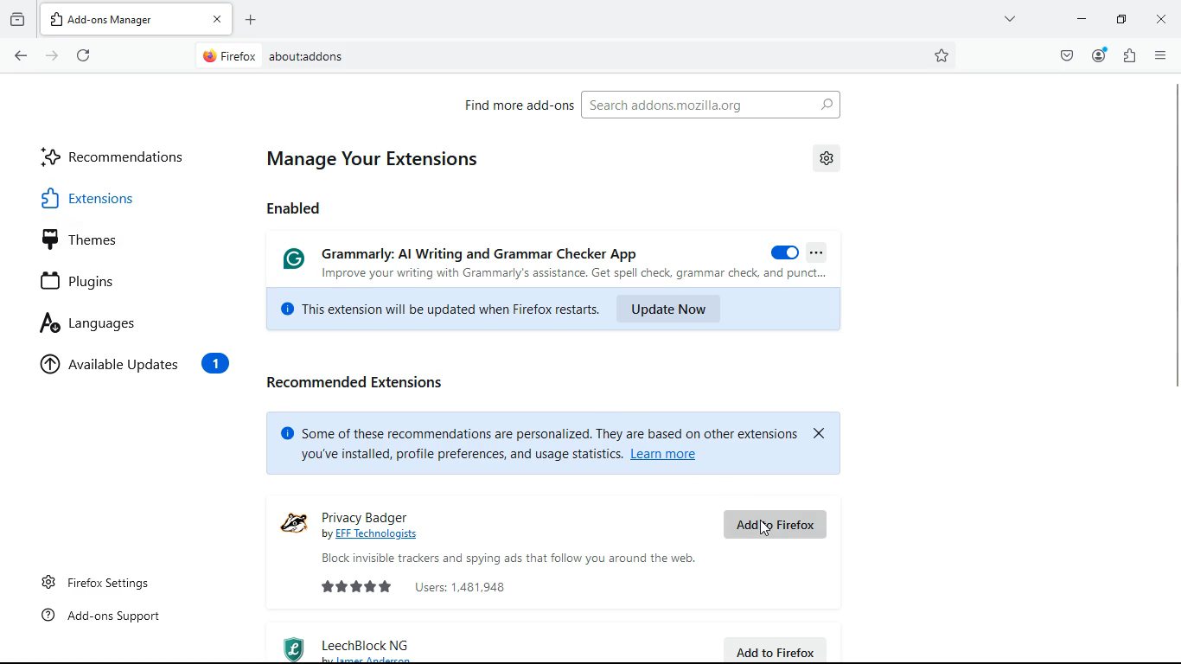  What do you see at coordinates (129, 279) in the screenshot?
I see `plugins` at bounding box center [129, 279].